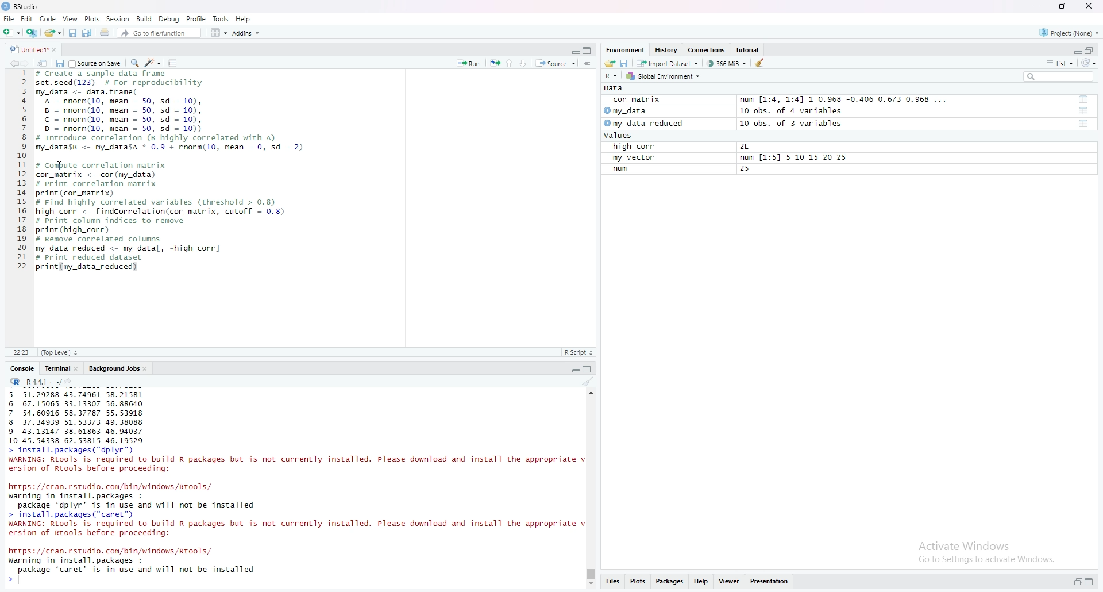  I want to click on 366 MiB, so click(727, 63).